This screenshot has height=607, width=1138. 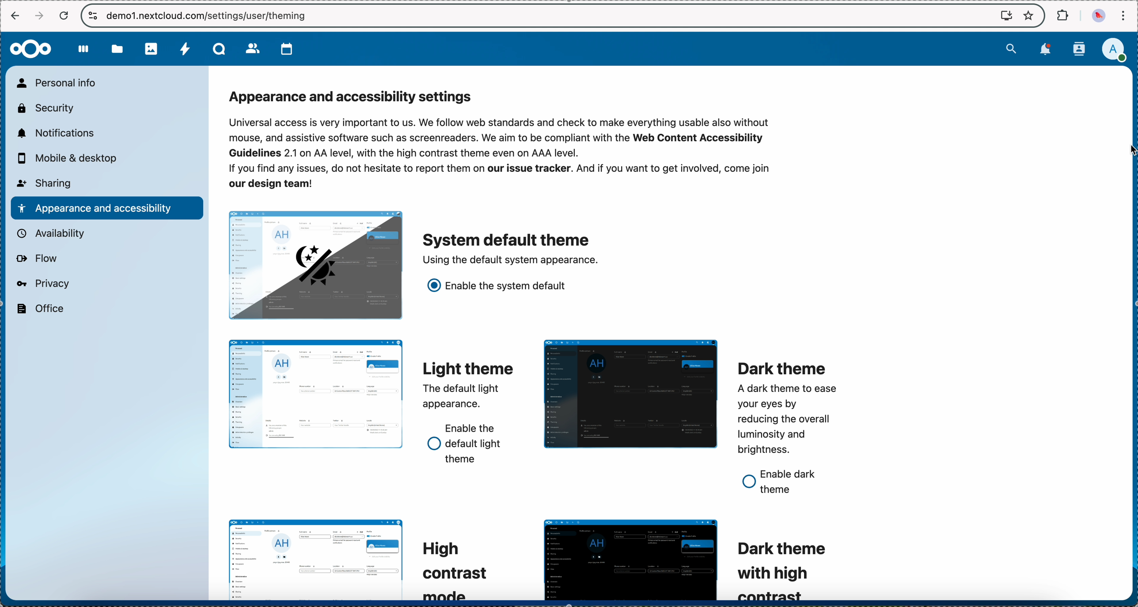 What do you see at coordinates (118, 52) in the screenshot?
I see `files` at bounding box center [118, 52].